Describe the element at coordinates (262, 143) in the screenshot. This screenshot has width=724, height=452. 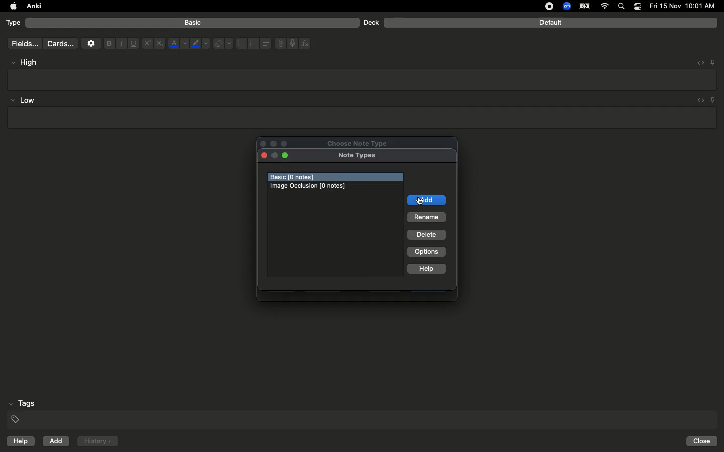
I see `Close` at that location.